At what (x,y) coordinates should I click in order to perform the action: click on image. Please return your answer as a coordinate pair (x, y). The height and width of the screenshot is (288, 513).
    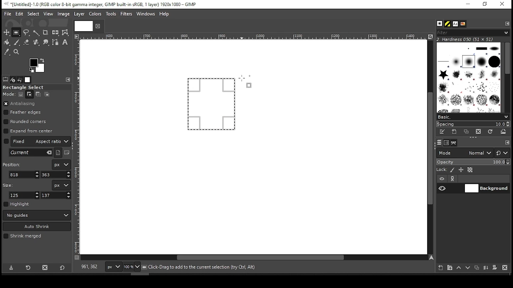
    Looking at the image, I should click on (63, 14).